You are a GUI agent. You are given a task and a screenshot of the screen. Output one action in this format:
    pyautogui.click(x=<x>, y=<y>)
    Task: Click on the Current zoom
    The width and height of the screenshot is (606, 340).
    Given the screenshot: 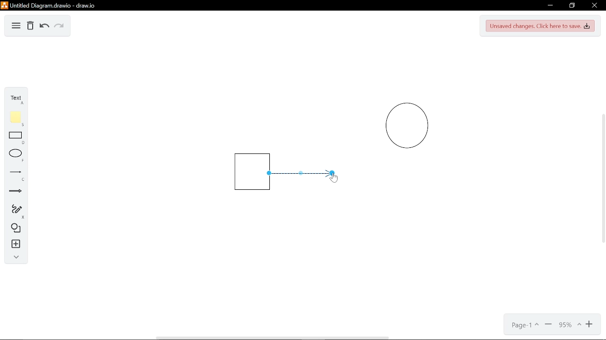 What is the action you would take?
    pyautogui.click(x=569, y=324)
    